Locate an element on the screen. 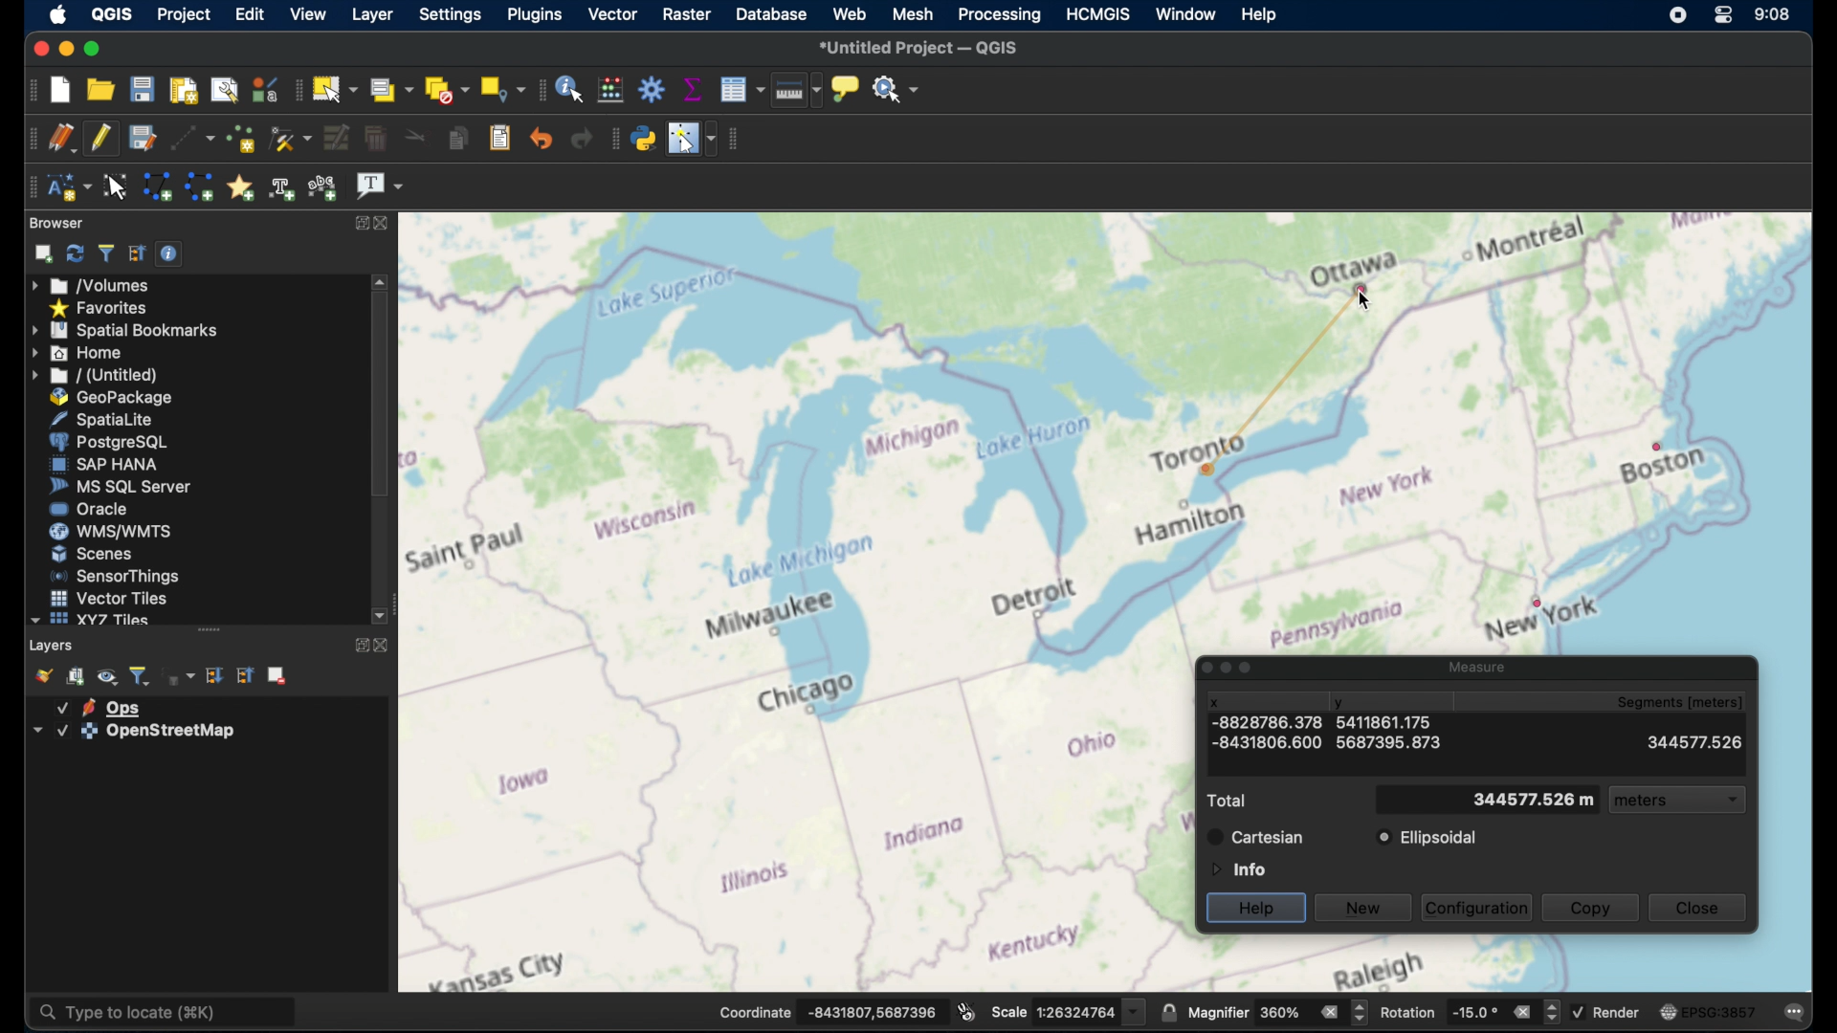  x is located at coordinates (1215, 702).